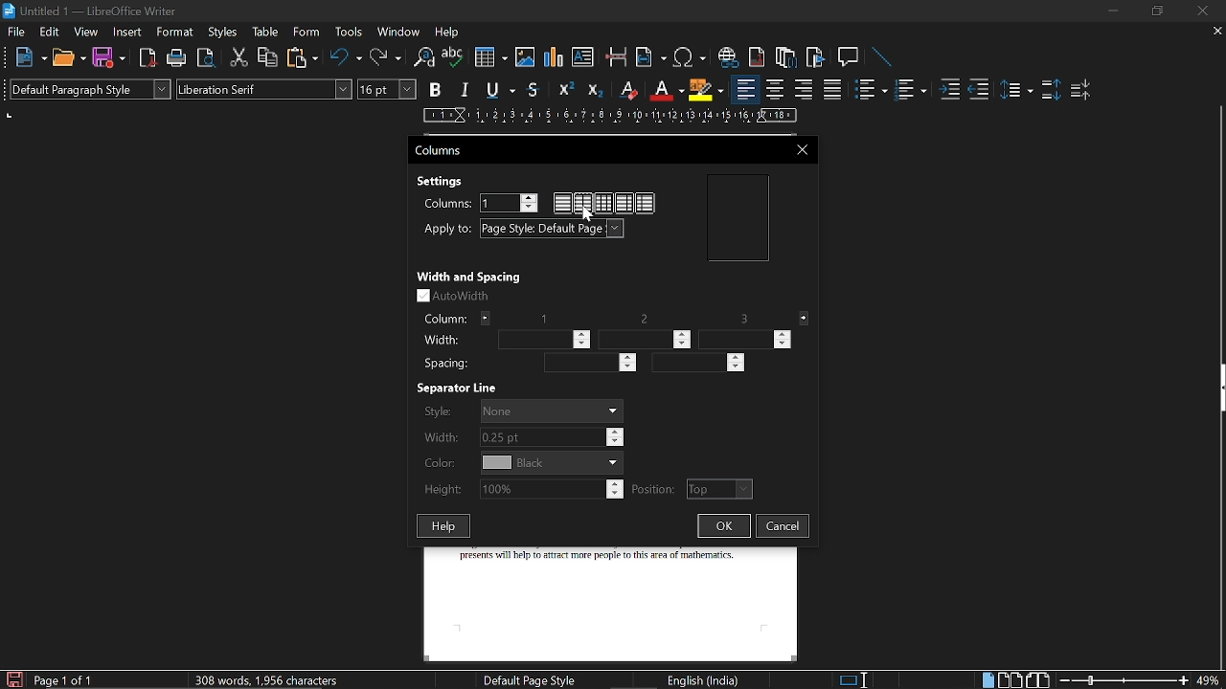 This screenshot has height=689, width=1226. I want to click on Close, so click(803, 149).